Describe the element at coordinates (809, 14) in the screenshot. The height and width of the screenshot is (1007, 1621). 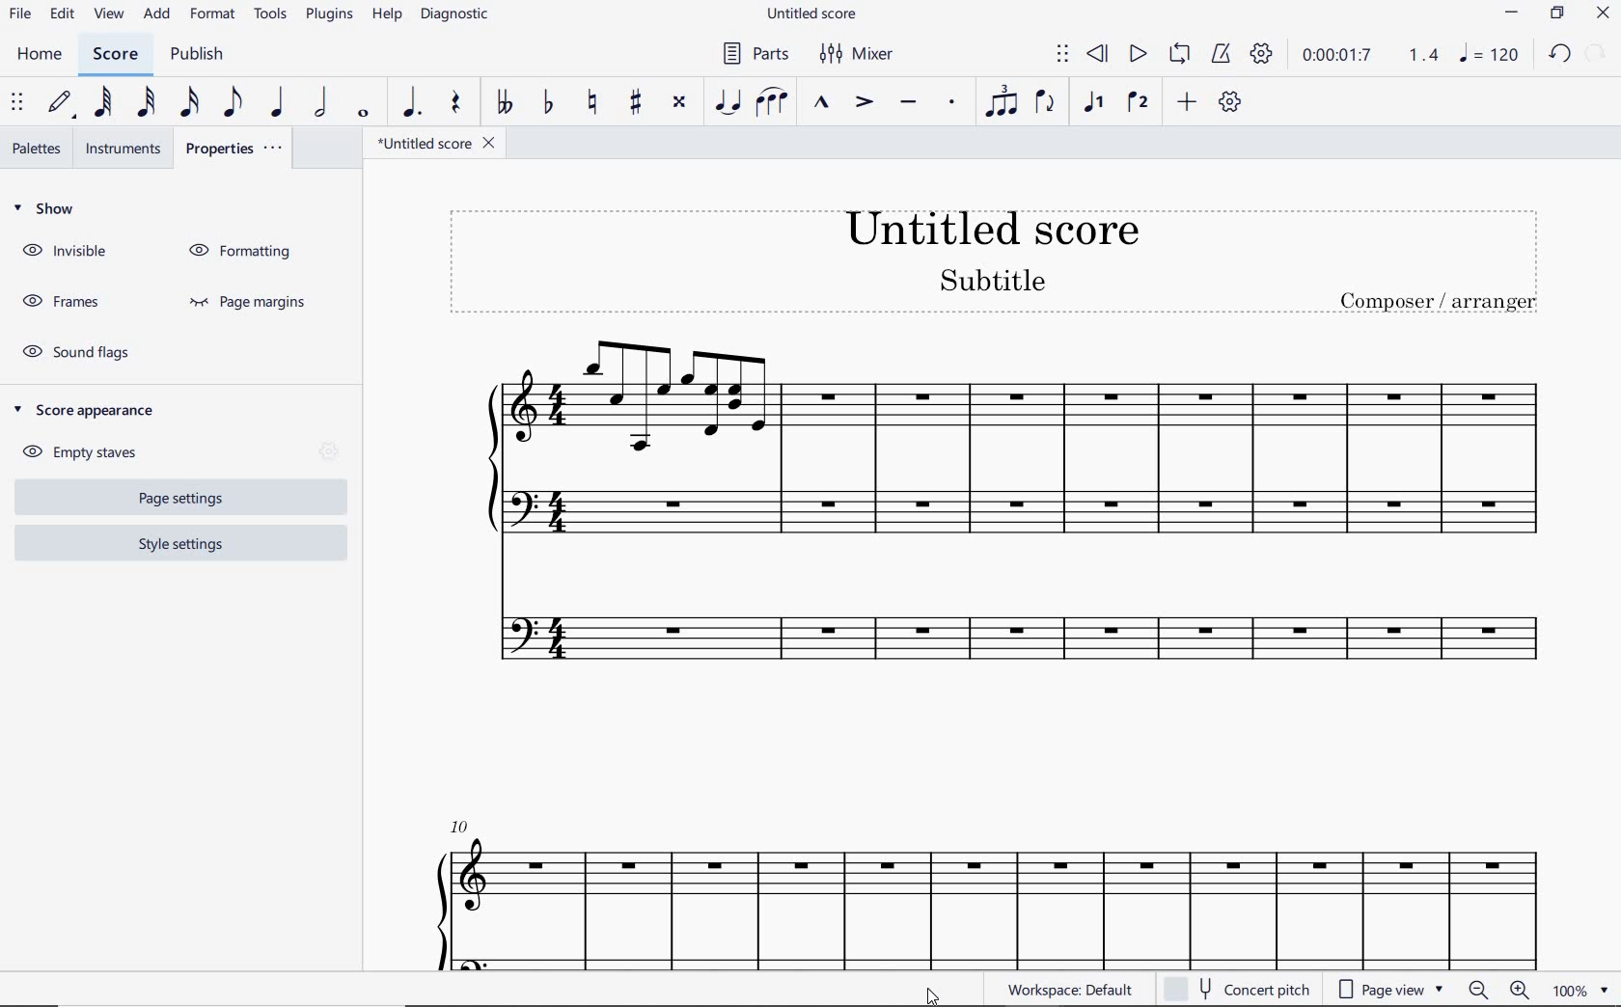
I see `FILE NAME` at that location.